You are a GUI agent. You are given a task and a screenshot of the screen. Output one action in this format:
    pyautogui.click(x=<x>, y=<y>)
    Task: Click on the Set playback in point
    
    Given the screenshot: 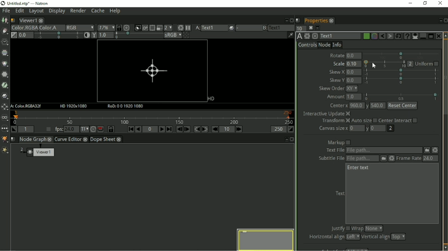 What is the action you would take?
    pyautogui.click(x=14, y=130)
    